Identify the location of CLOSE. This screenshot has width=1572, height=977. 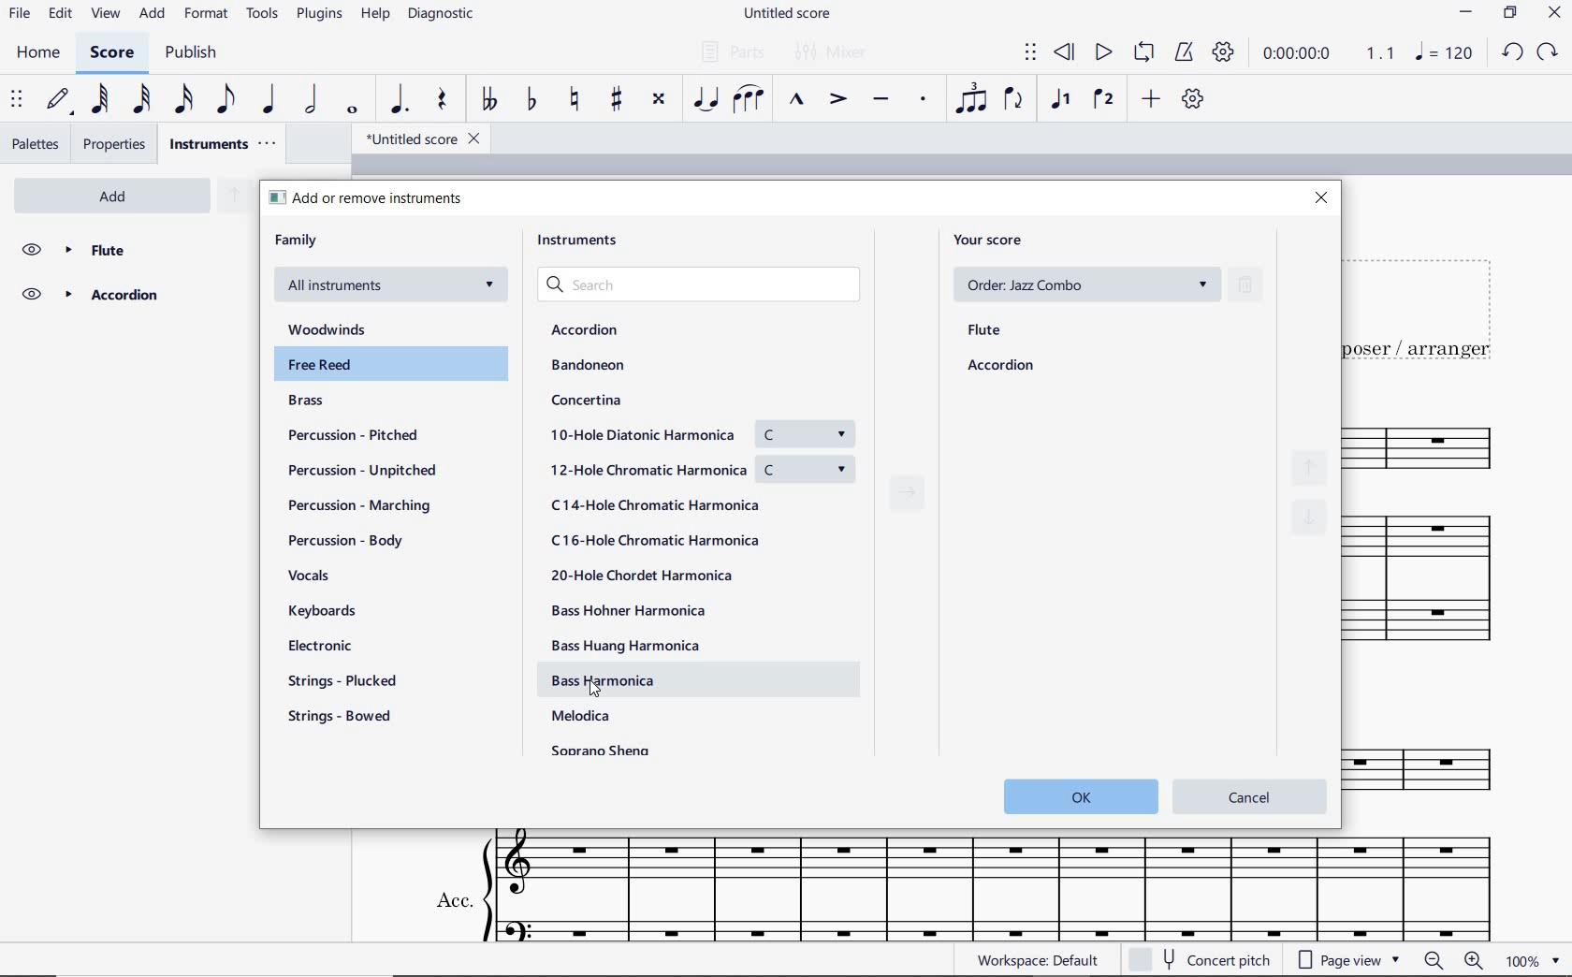
(1553, 12).